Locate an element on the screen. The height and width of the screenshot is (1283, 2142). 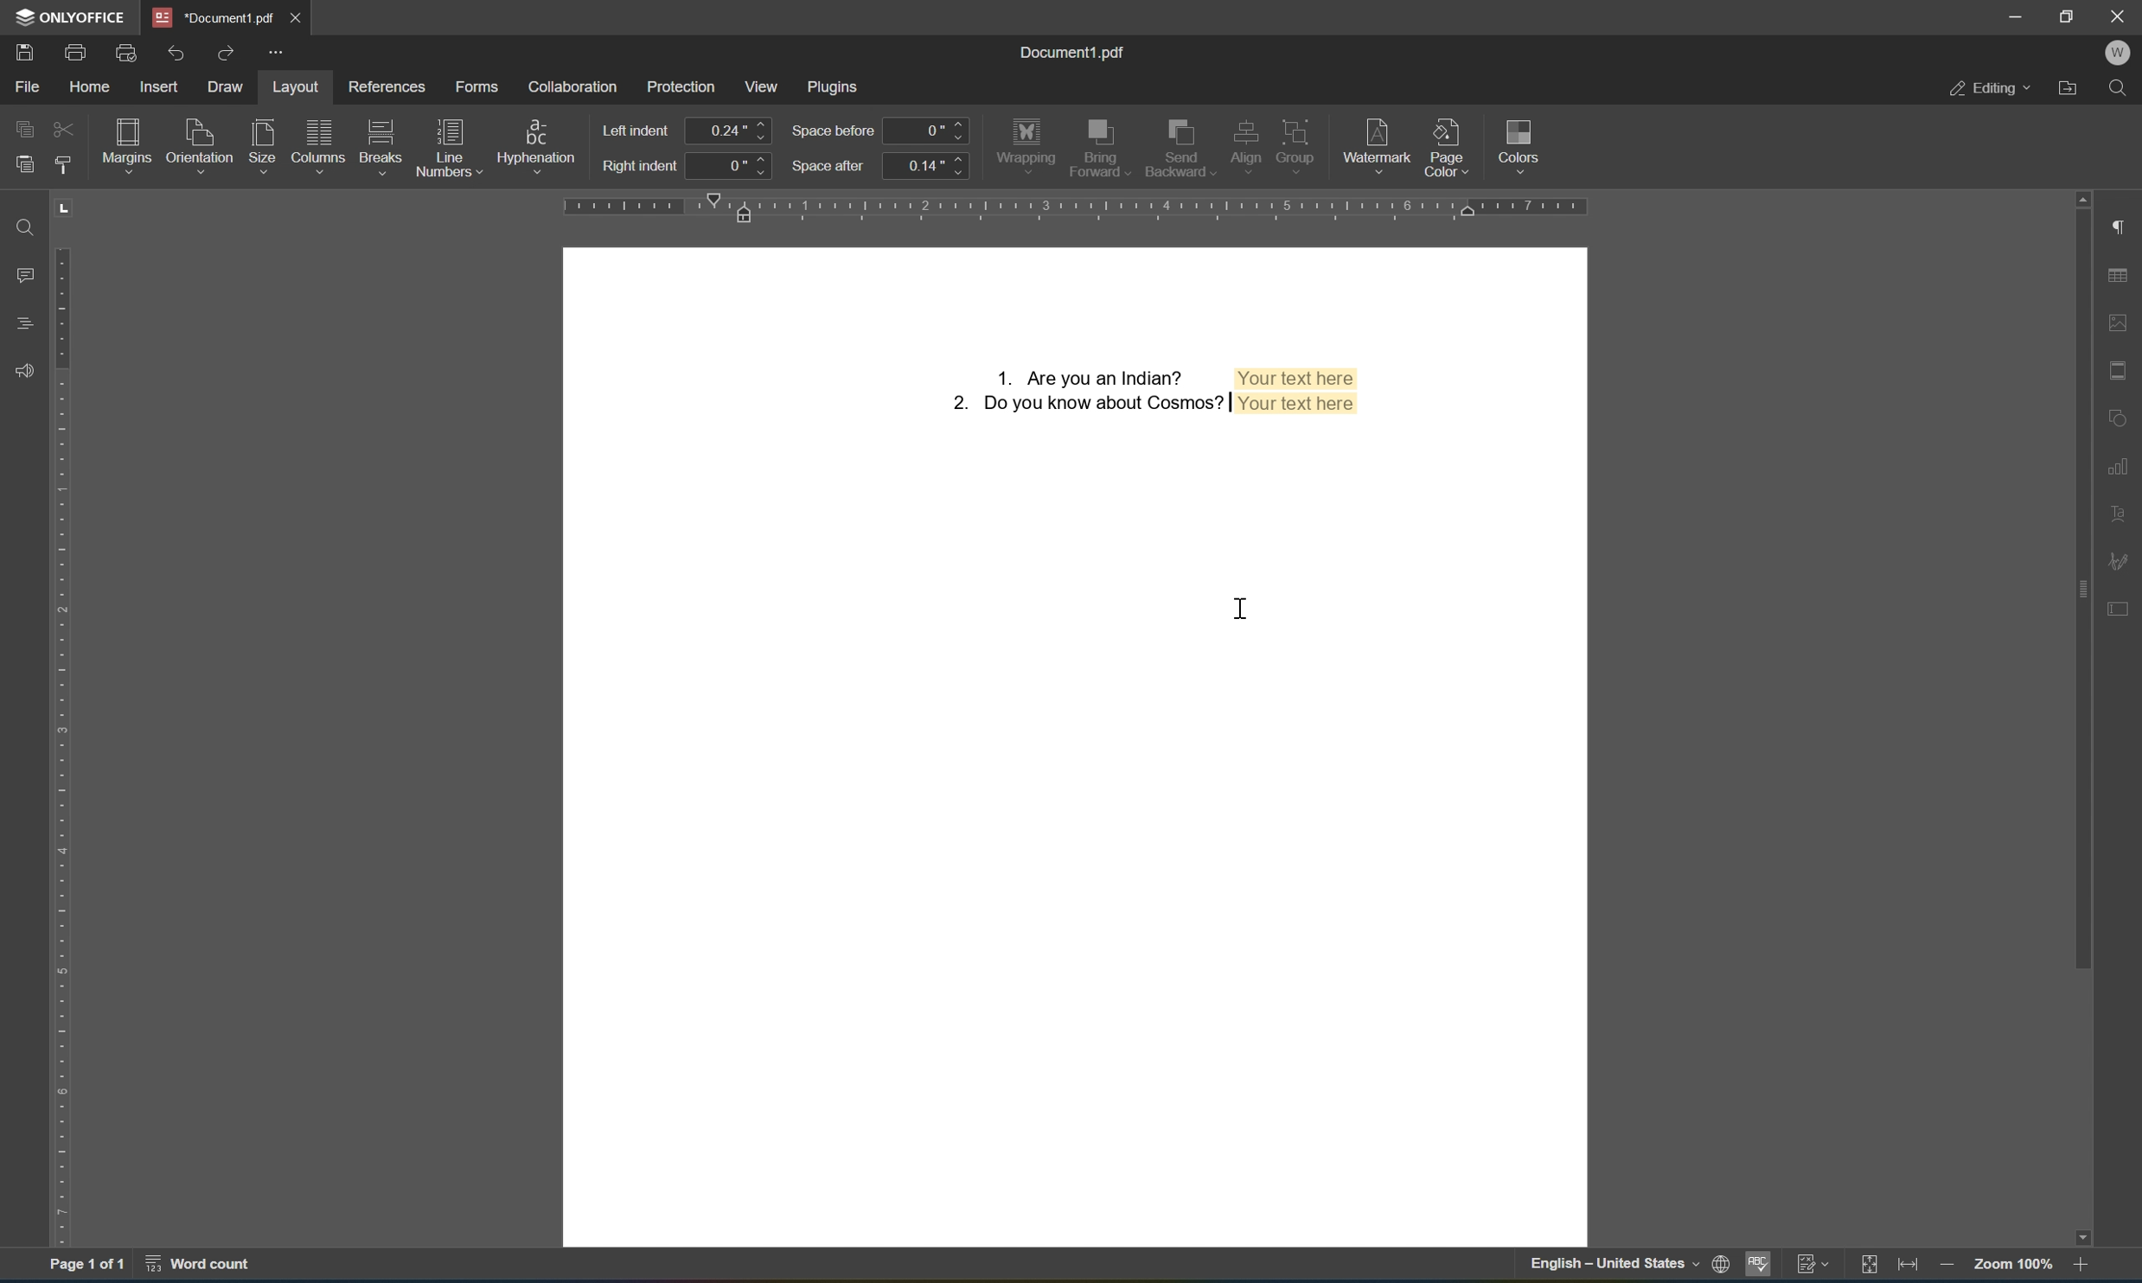
chart settings is located at coordinates (2120, 472).